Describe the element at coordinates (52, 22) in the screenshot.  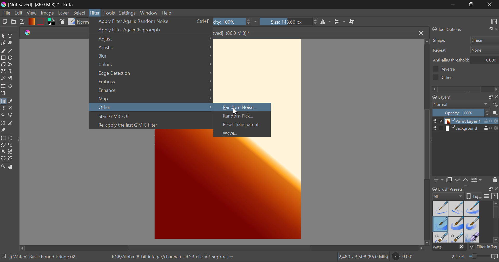
I see `Colors in Use` at that location.